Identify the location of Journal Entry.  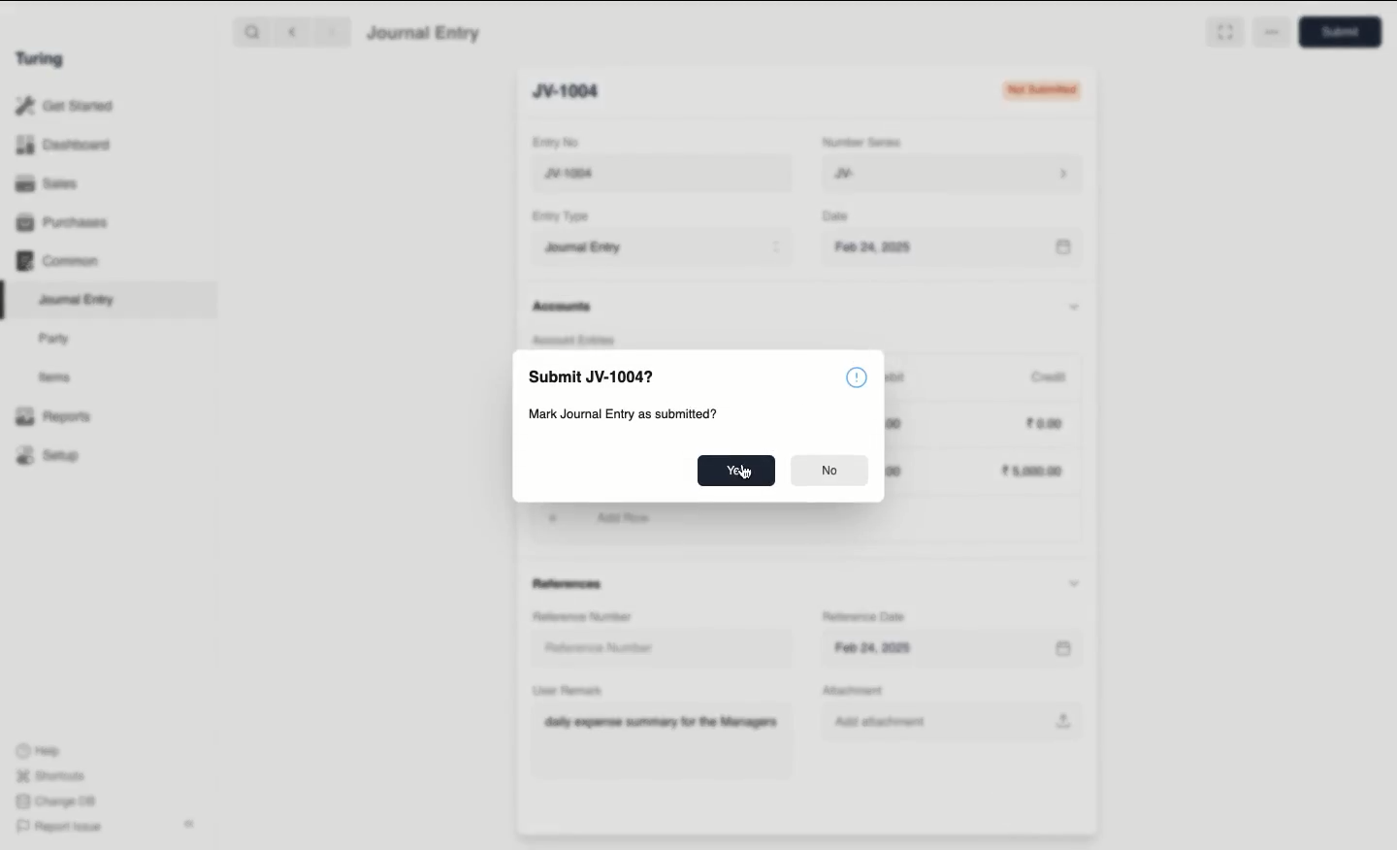
(78, 301).